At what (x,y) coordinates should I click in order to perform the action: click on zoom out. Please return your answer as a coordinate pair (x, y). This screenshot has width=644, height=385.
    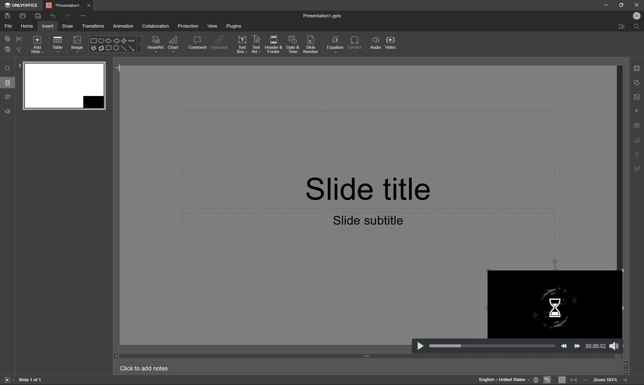
    Looking at the image, I should click on (627, 381).